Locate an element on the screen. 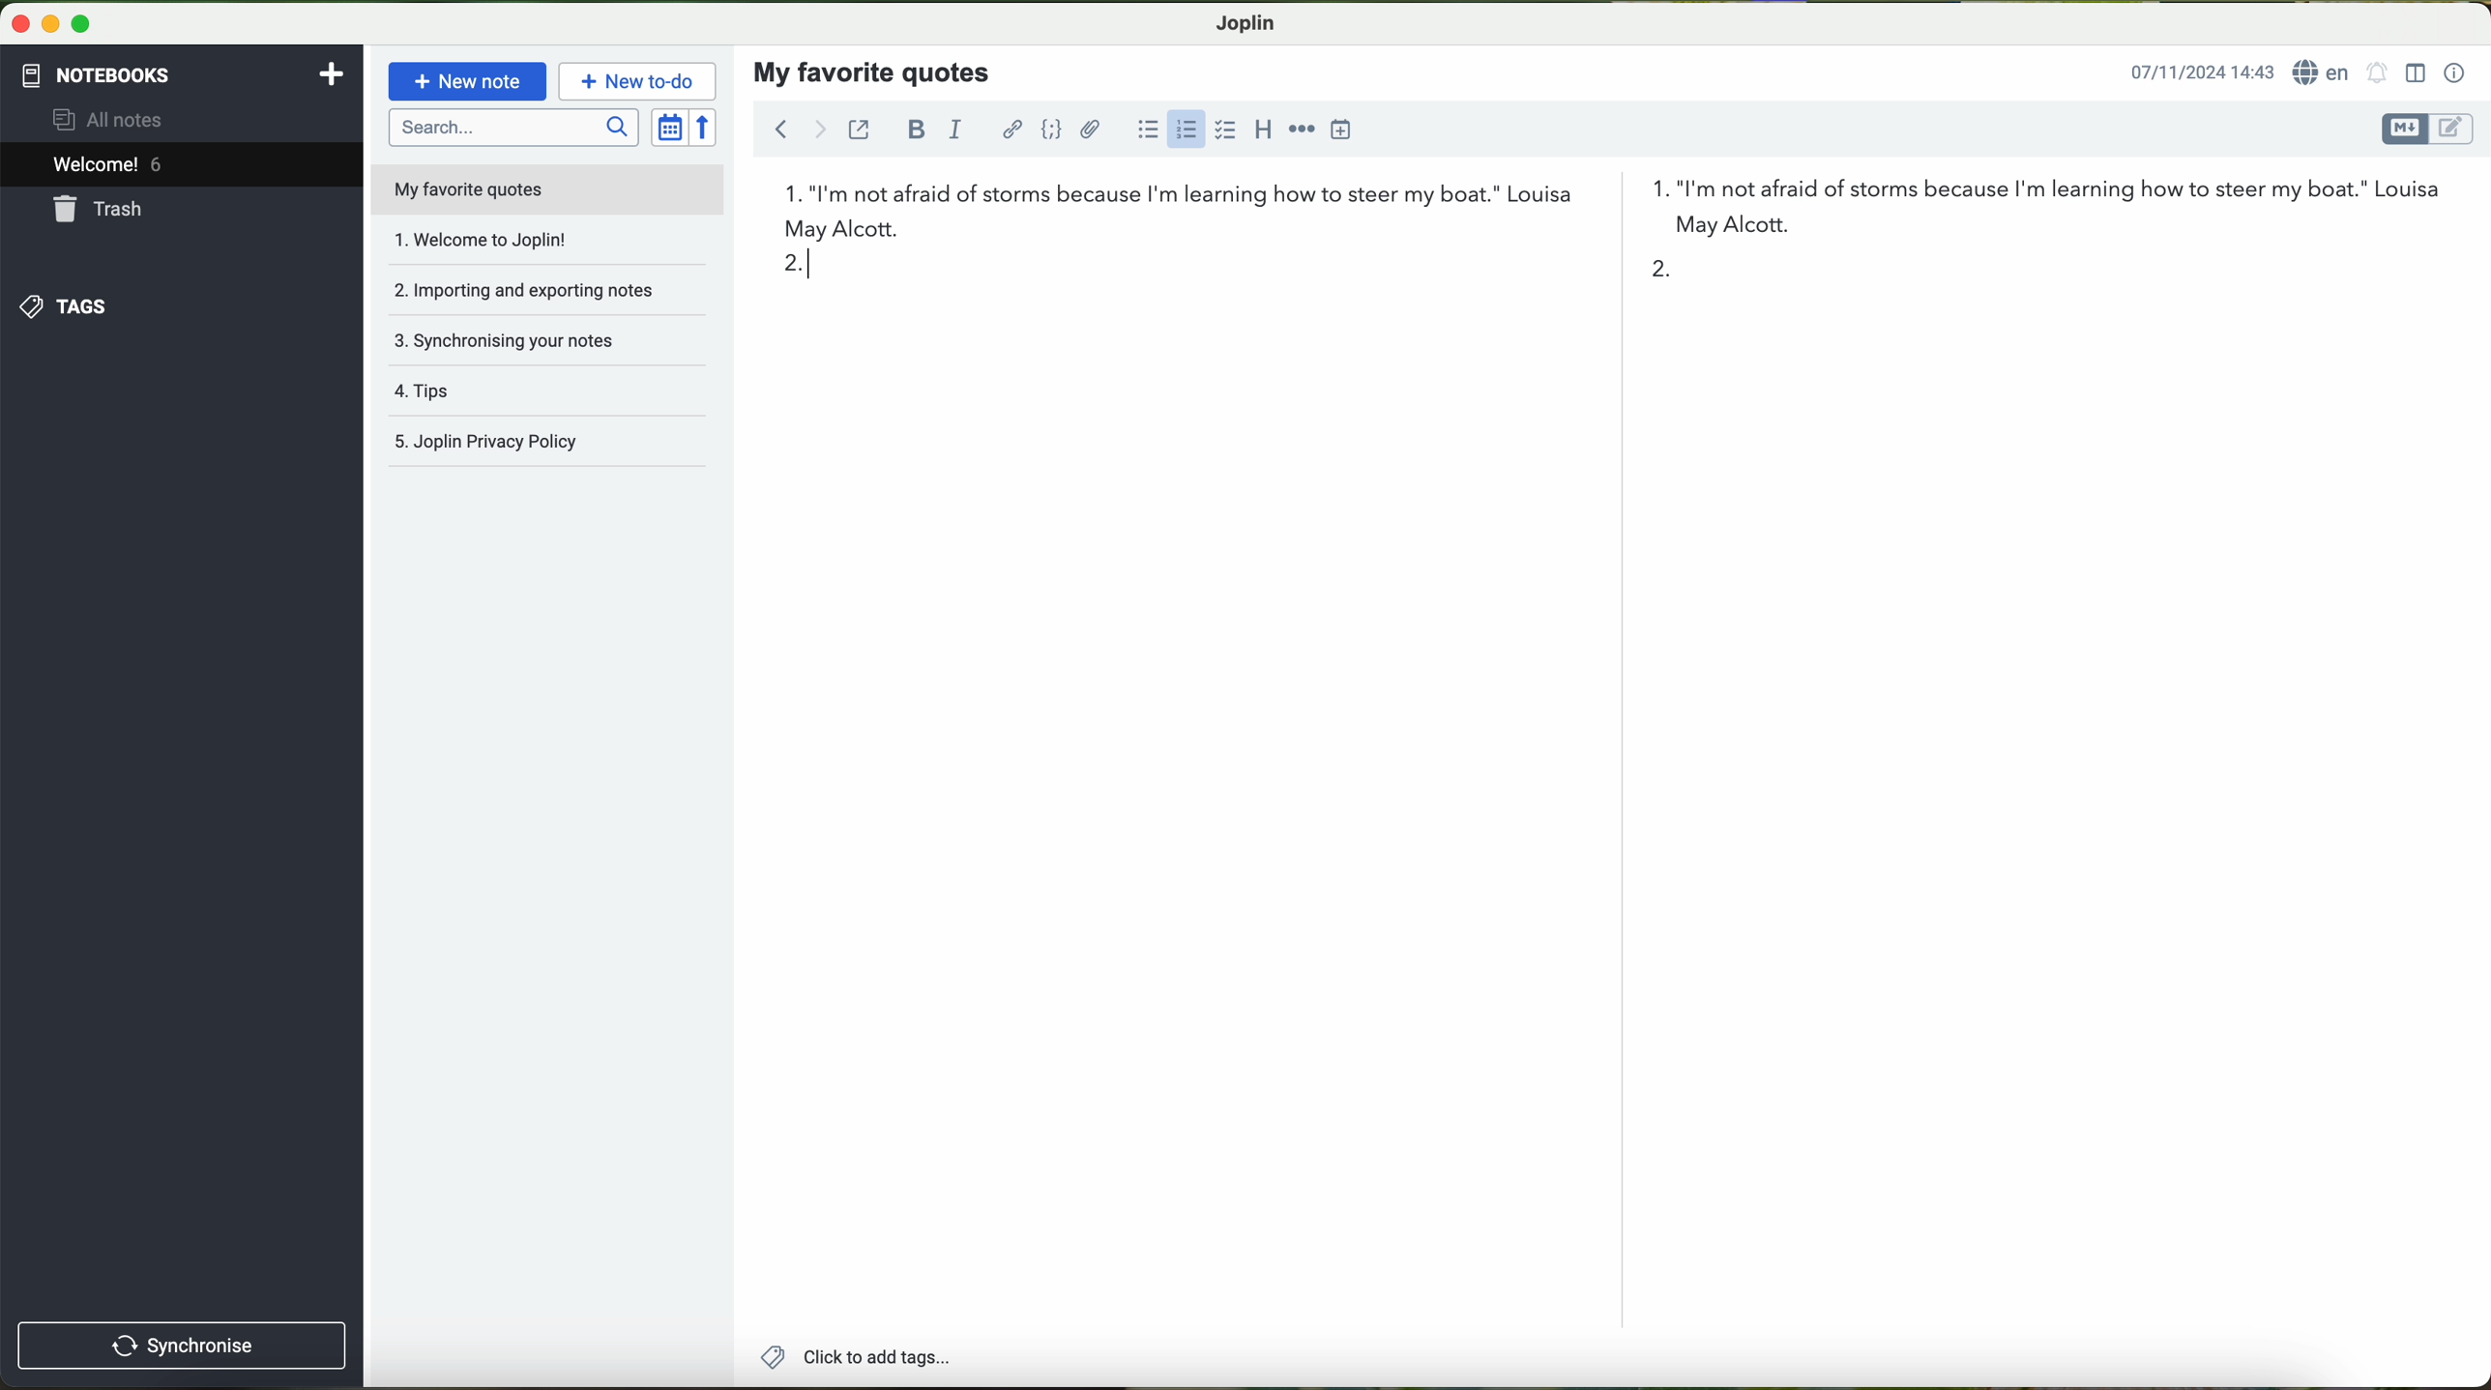 The width and height of the screenshot is (2491, 1390). minimize is located at coordinates (49, 29).